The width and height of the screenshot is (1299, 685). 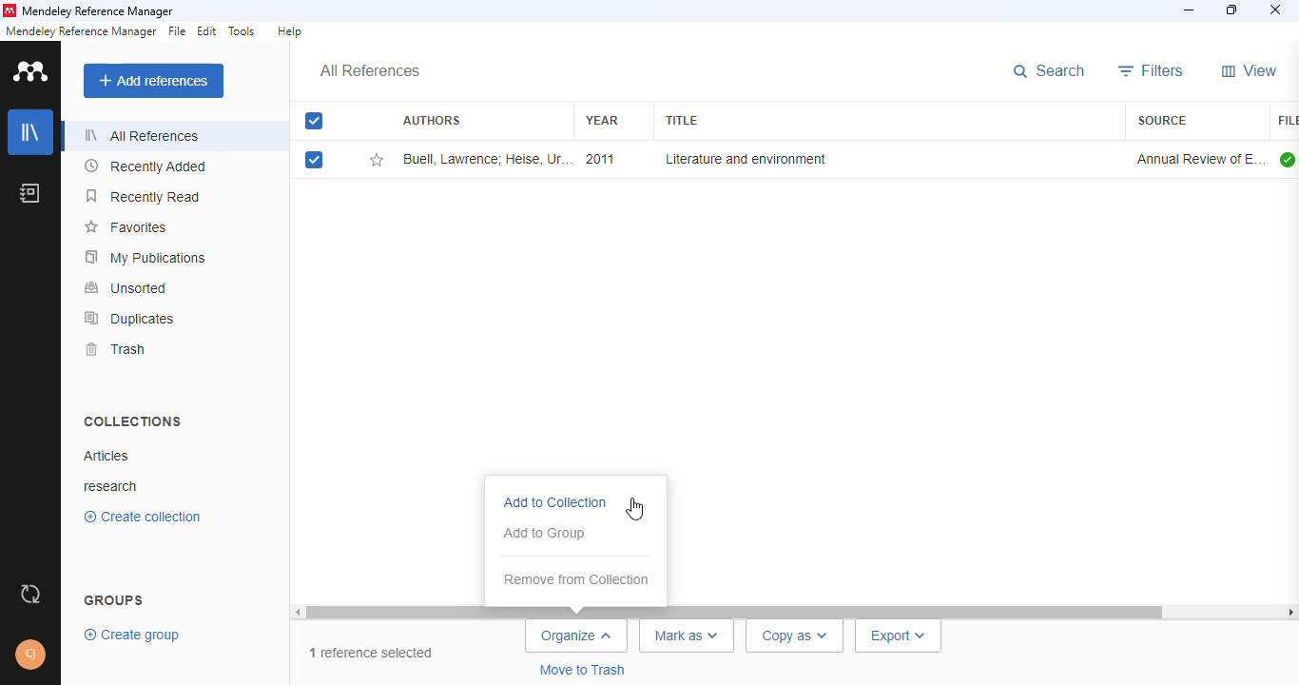 What do you see at coordinates (372, 654) in the screenshot?
I see `1 reference selected` at bounding box center [372, 654].